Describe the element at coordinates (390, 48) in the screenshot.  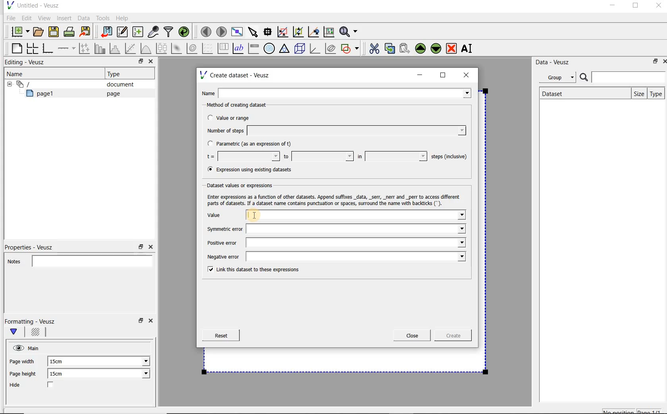
I see `copy the selected widget` at that location.